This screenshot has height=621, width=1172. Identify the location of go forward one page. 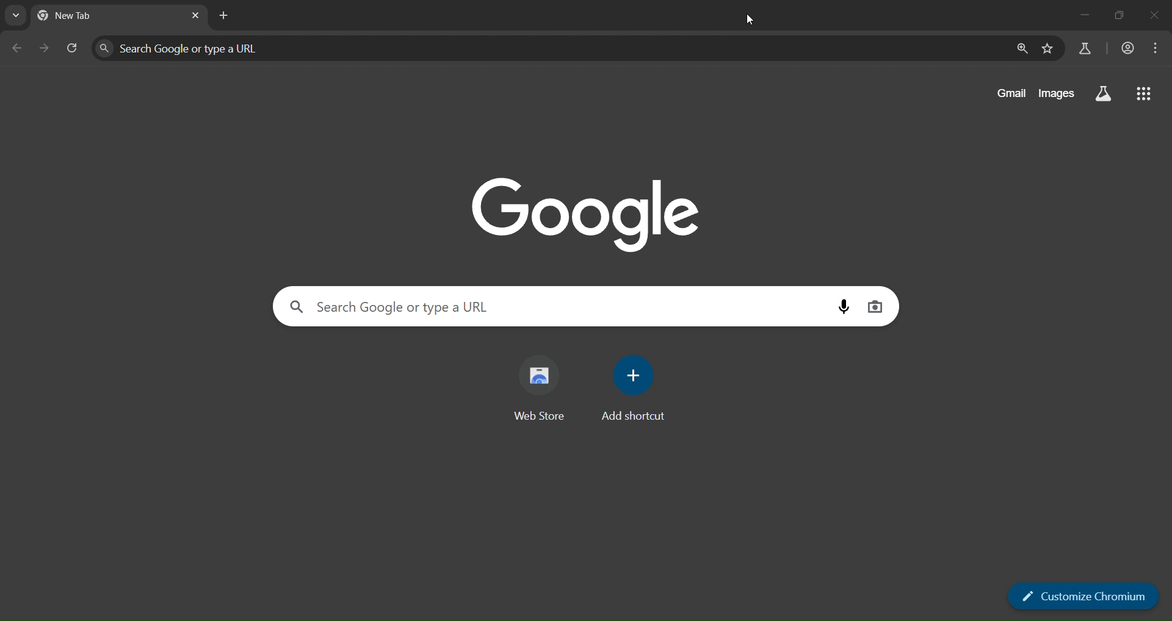
(43, 48).